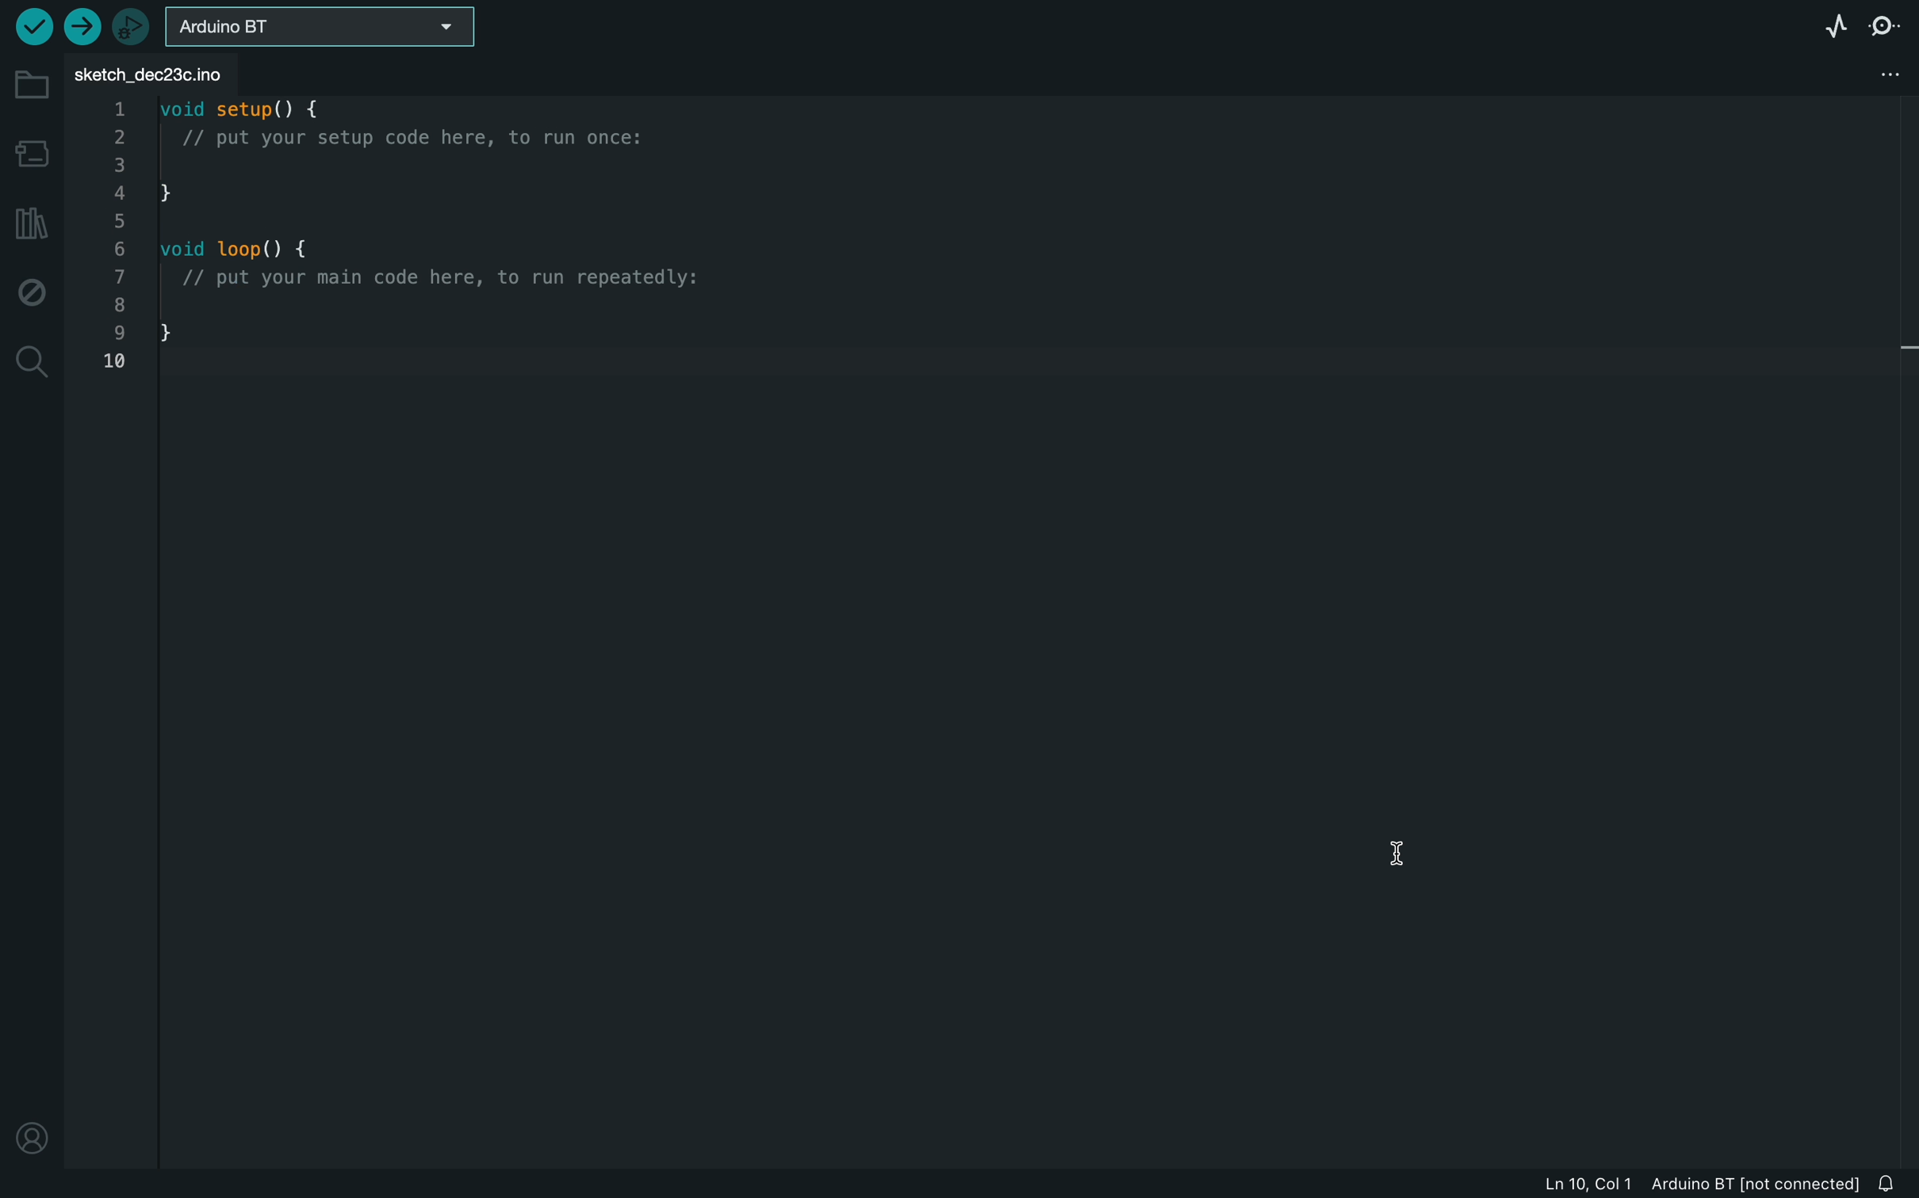  What do you see at coordinates (29, 366) in the screenshot?
I see `search` at bounding box center [29, 366].